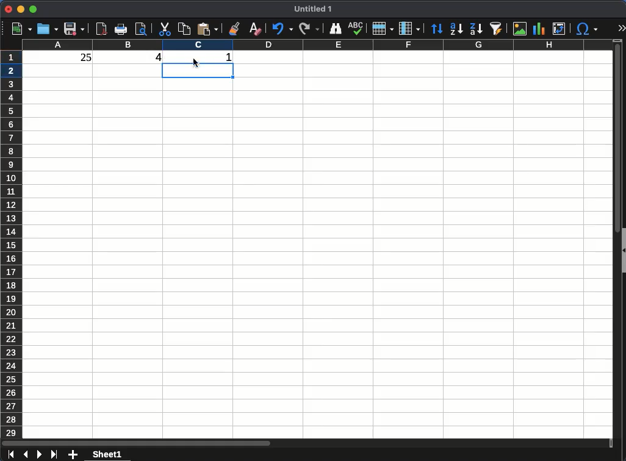 The width and height of the screenshot is (626, 461). What do you see at coordinates (622, 27) in the screenshot?
I see `expand` at bounding box center [622, 27].